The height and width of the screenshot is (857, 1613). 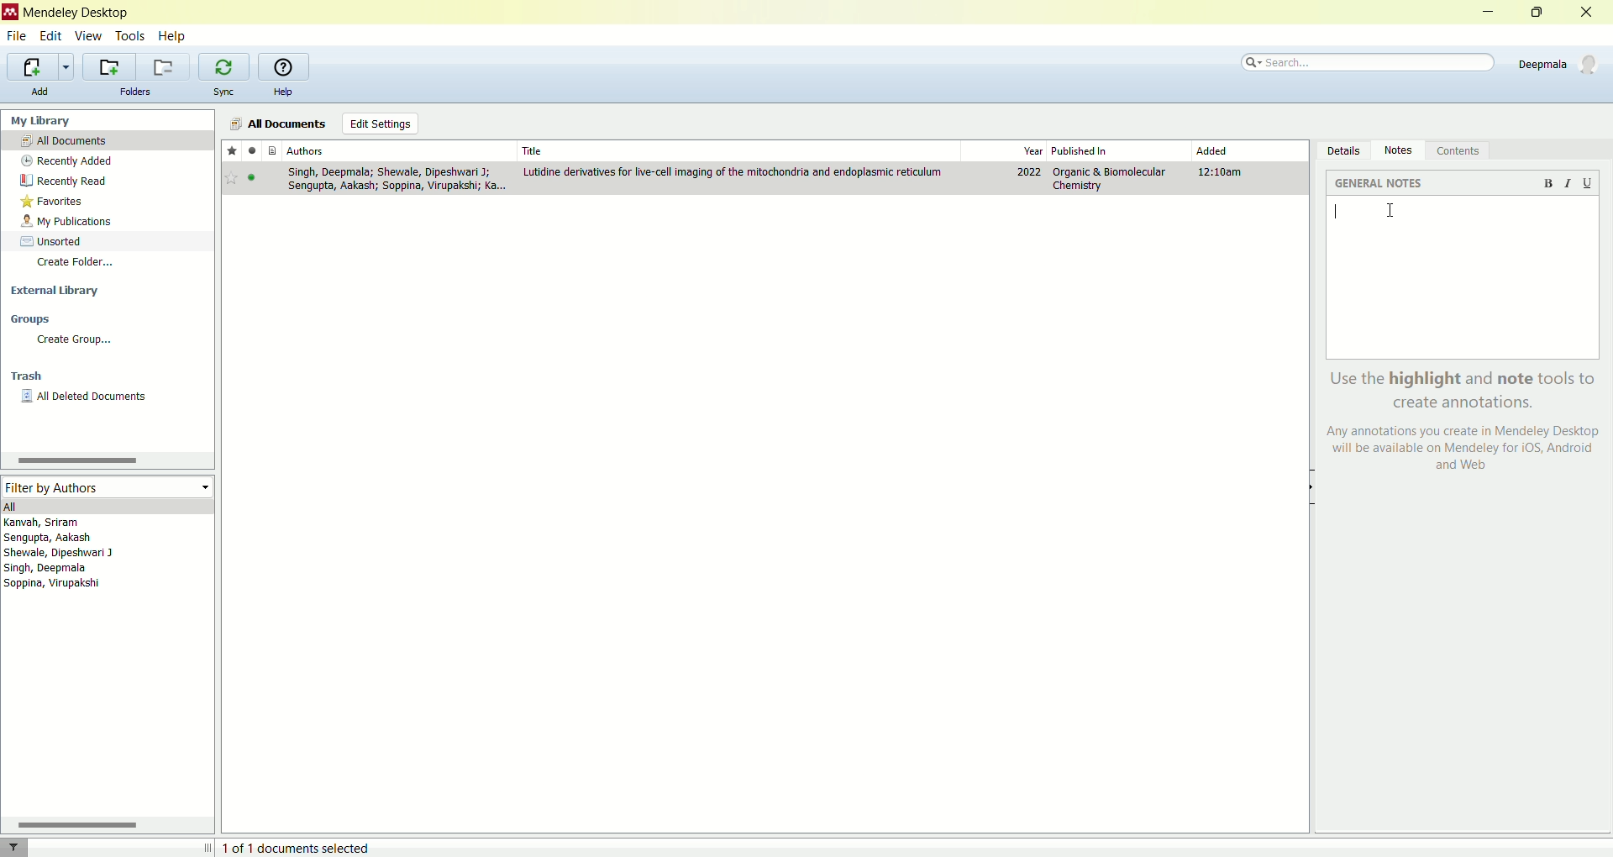 What do you see at coordinates (106, 161) in the screenshot?
I see `recently added` at bounding box center [106, 161].